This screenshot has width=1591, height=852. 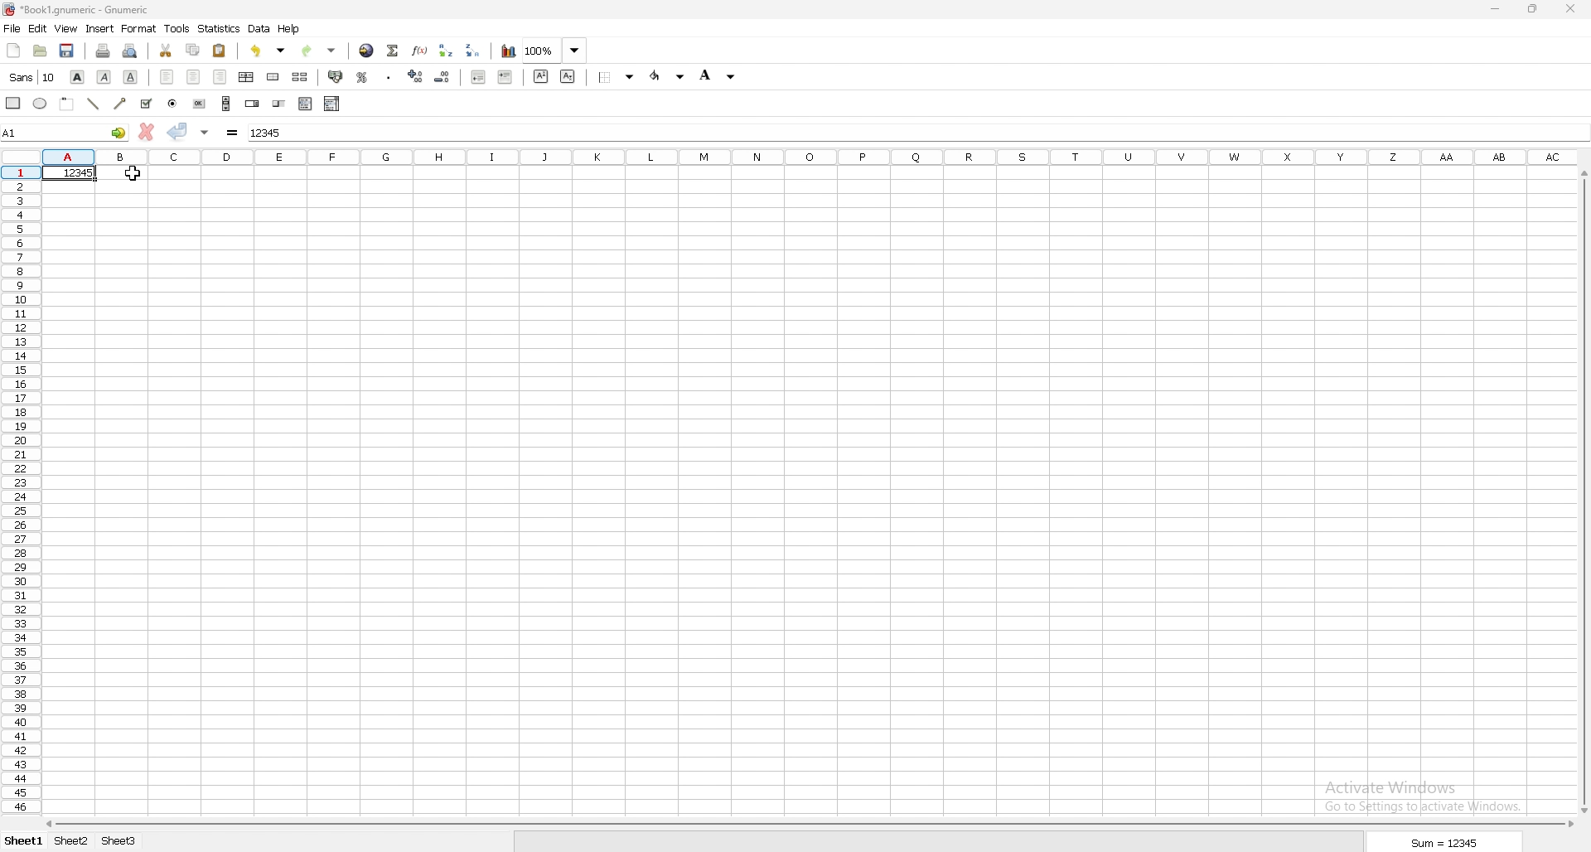 What do you see at coordinates (167, 51) in the screenshot?
I see `cut` at bounding box center [167, 51].